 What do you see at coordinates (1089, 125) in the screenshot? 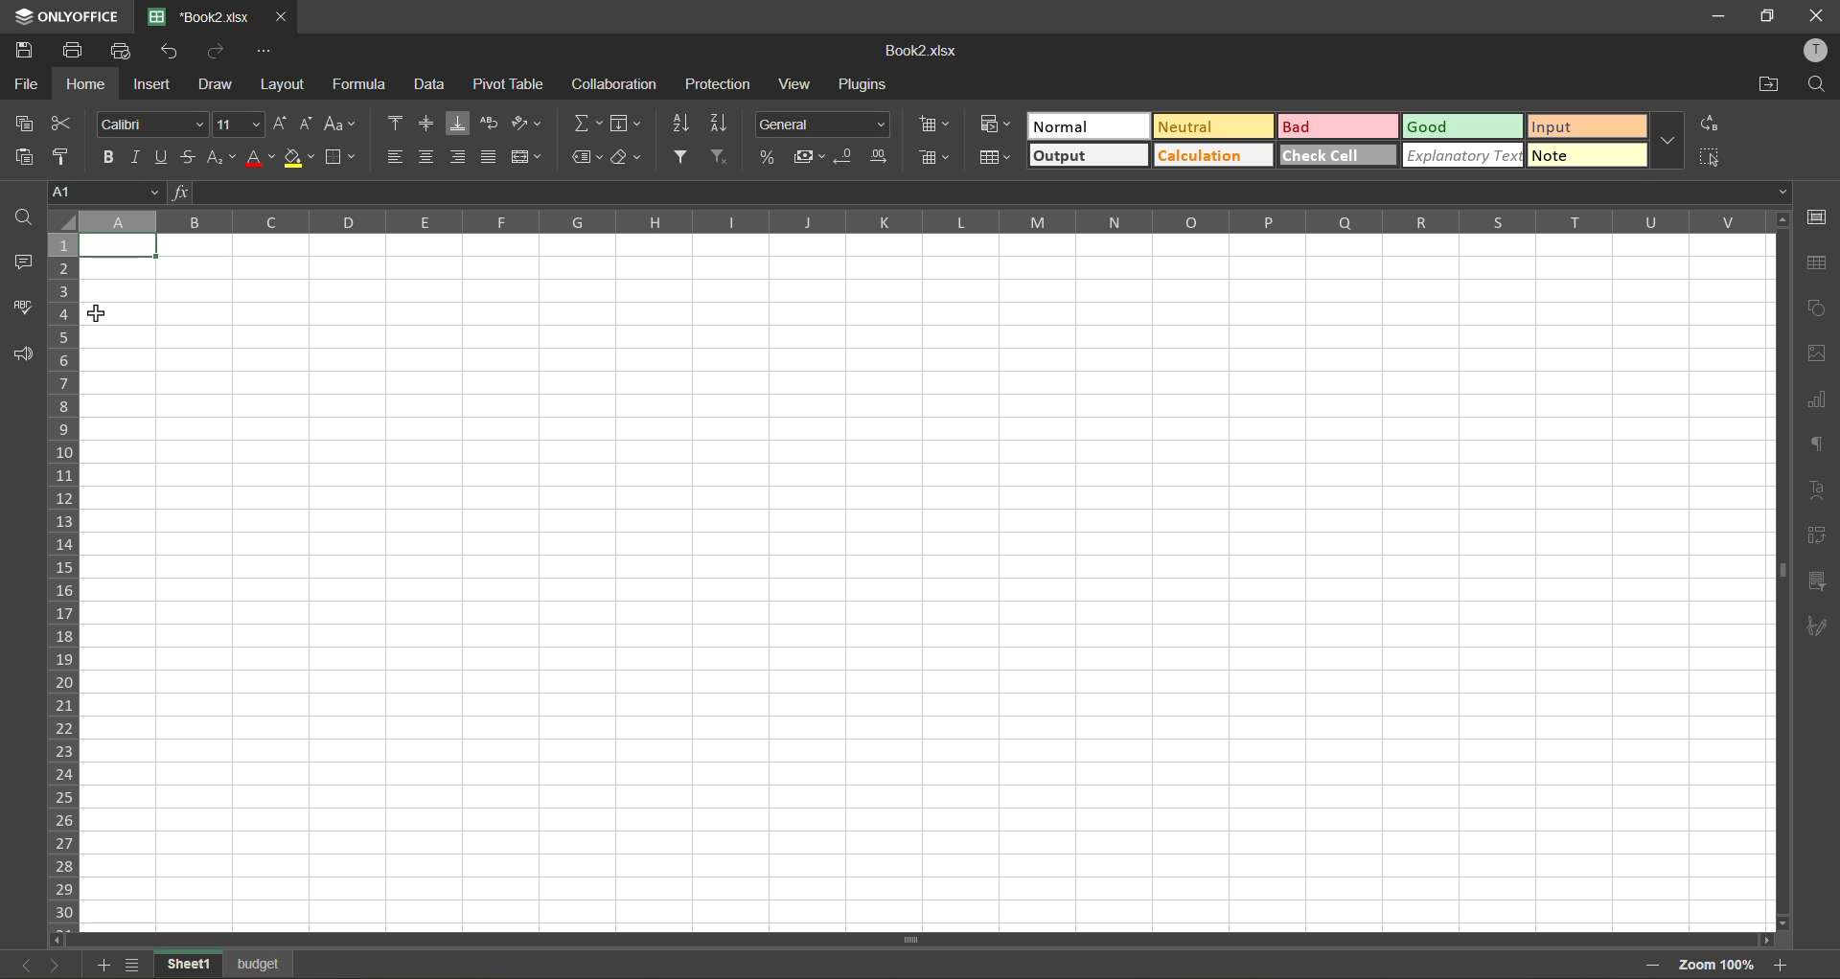
I see `normal` at bounding box center [1089, 125].